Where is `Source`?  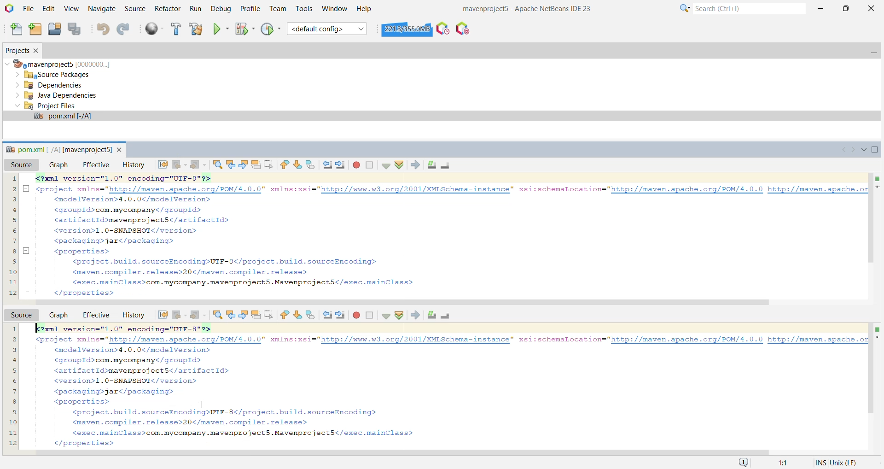 Source is located at coordinates (20, 315).